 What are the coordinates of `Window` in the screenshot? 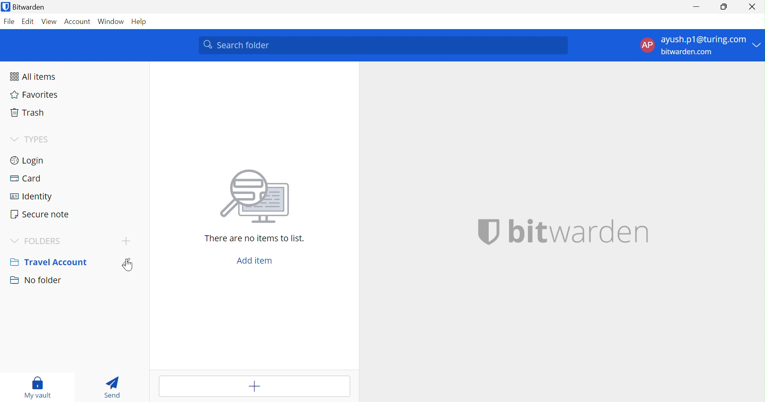 It's located at (111, 21).